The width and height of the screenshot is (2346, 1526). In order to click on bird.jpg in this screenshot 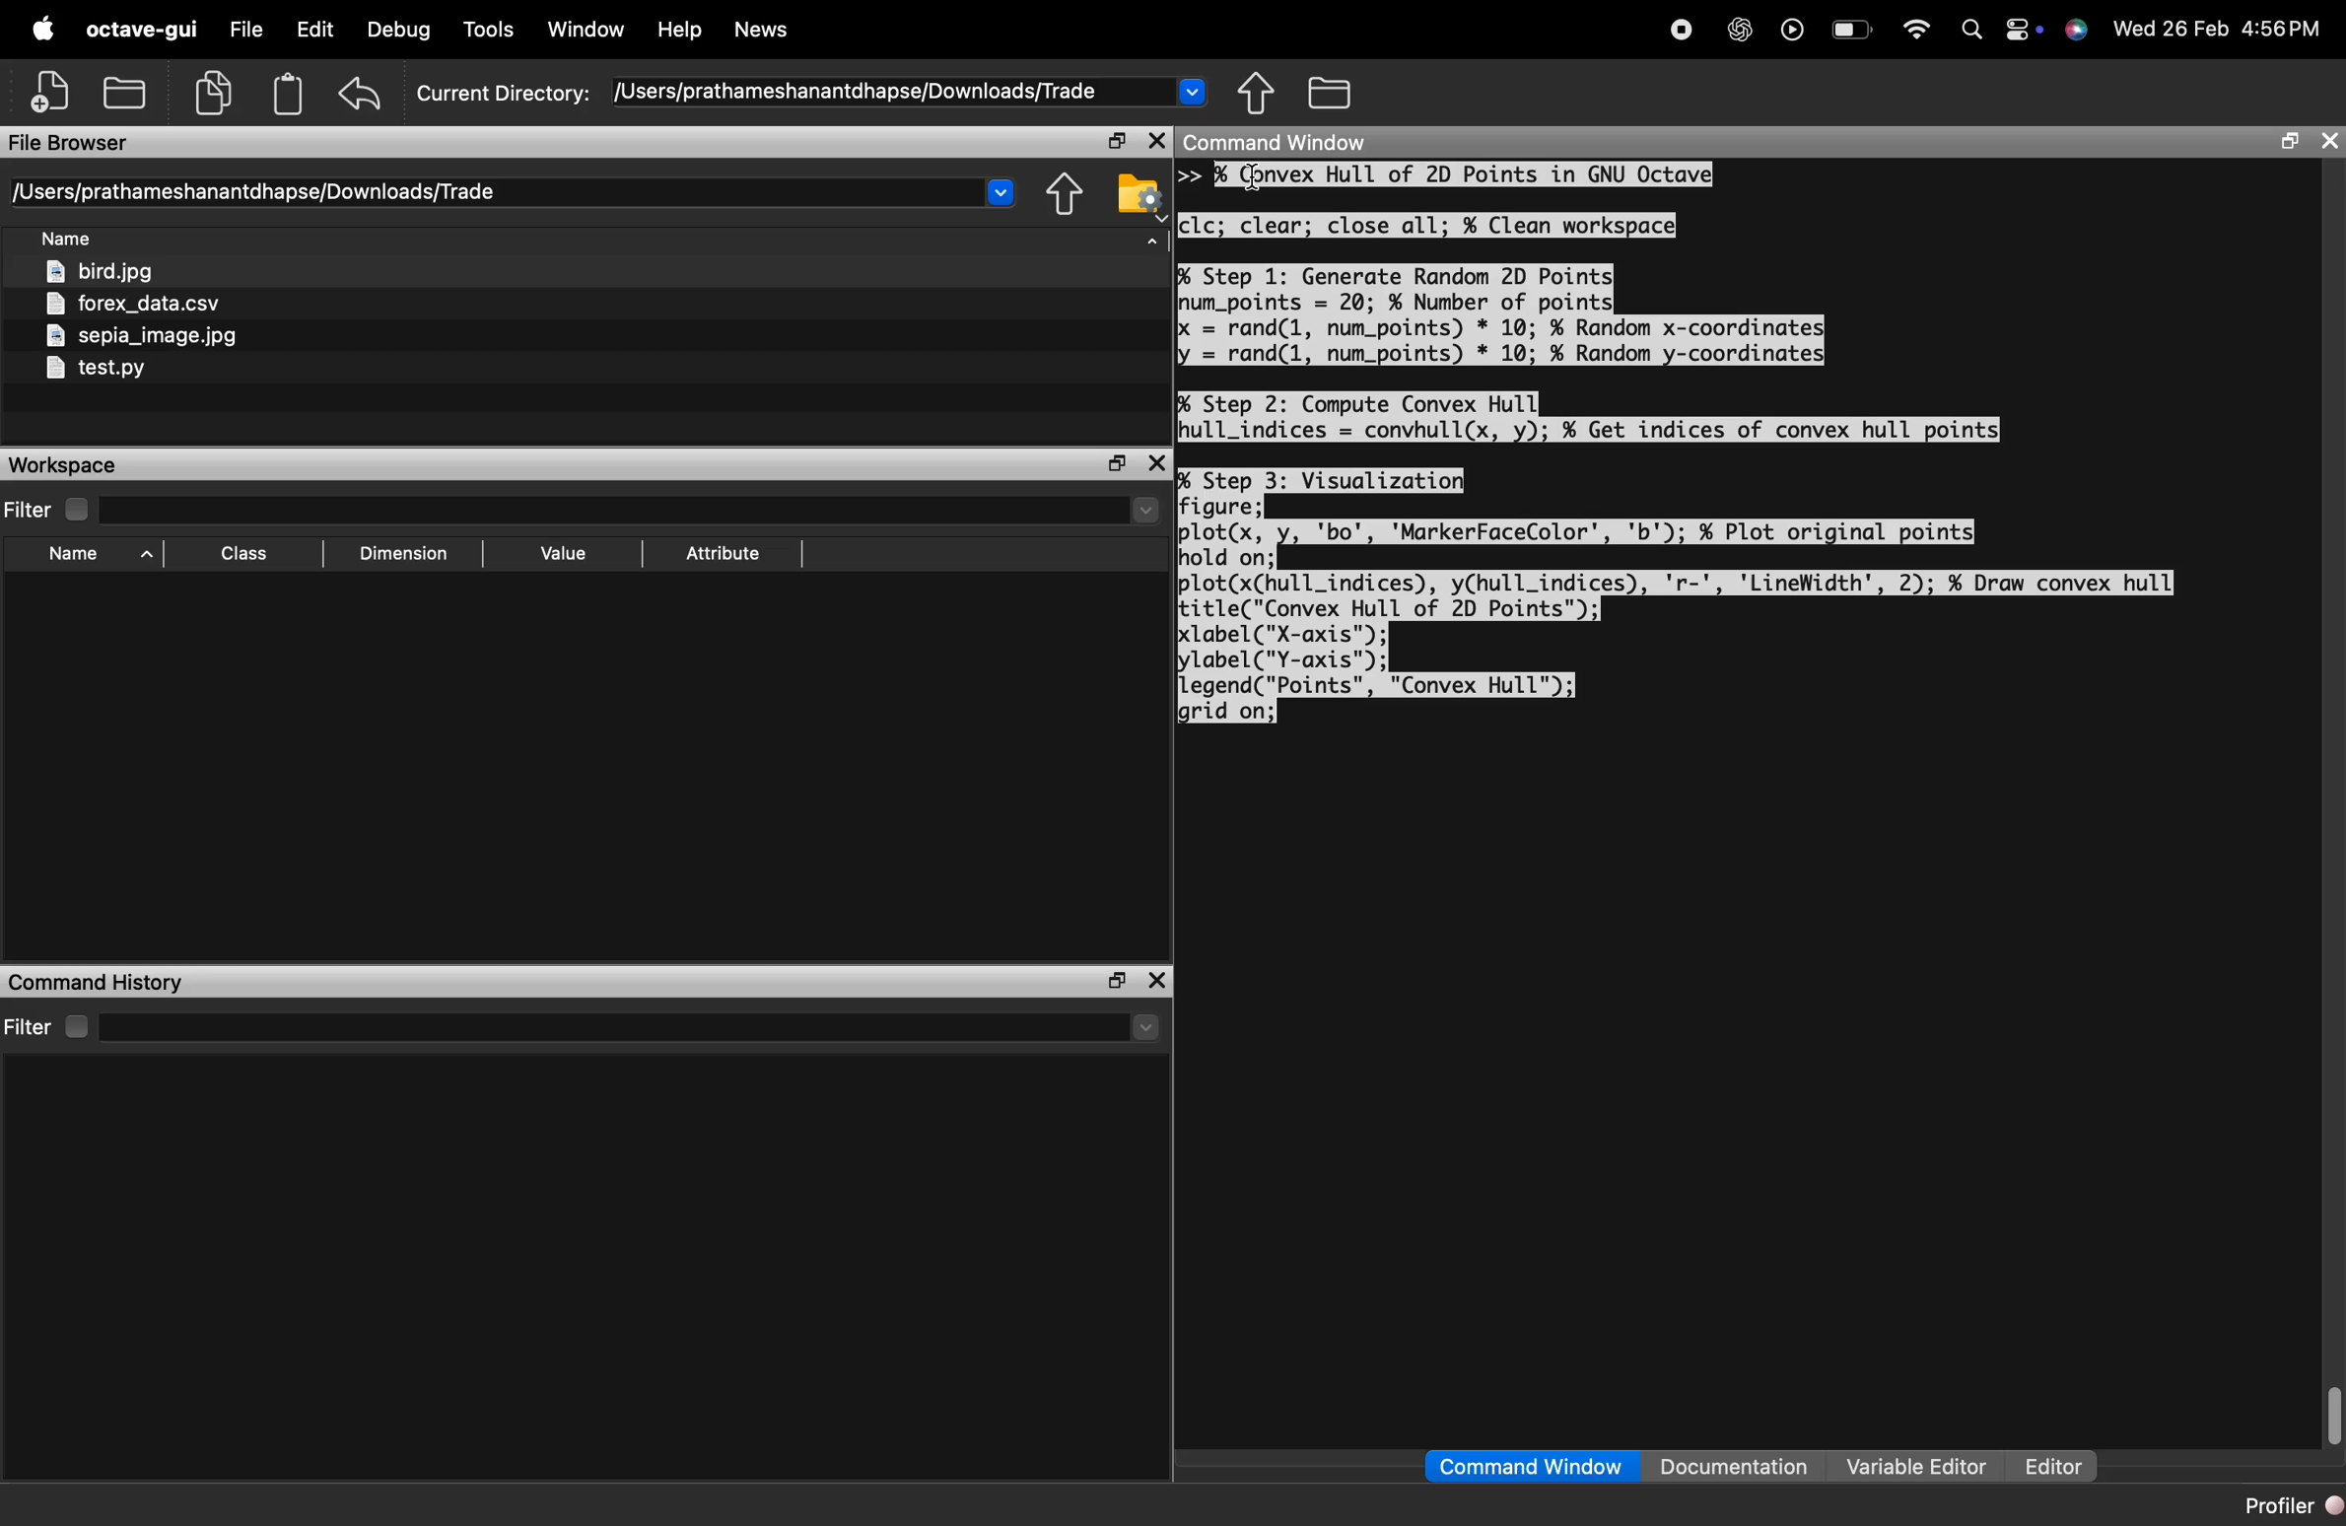, I will do `click(99, 270)`.